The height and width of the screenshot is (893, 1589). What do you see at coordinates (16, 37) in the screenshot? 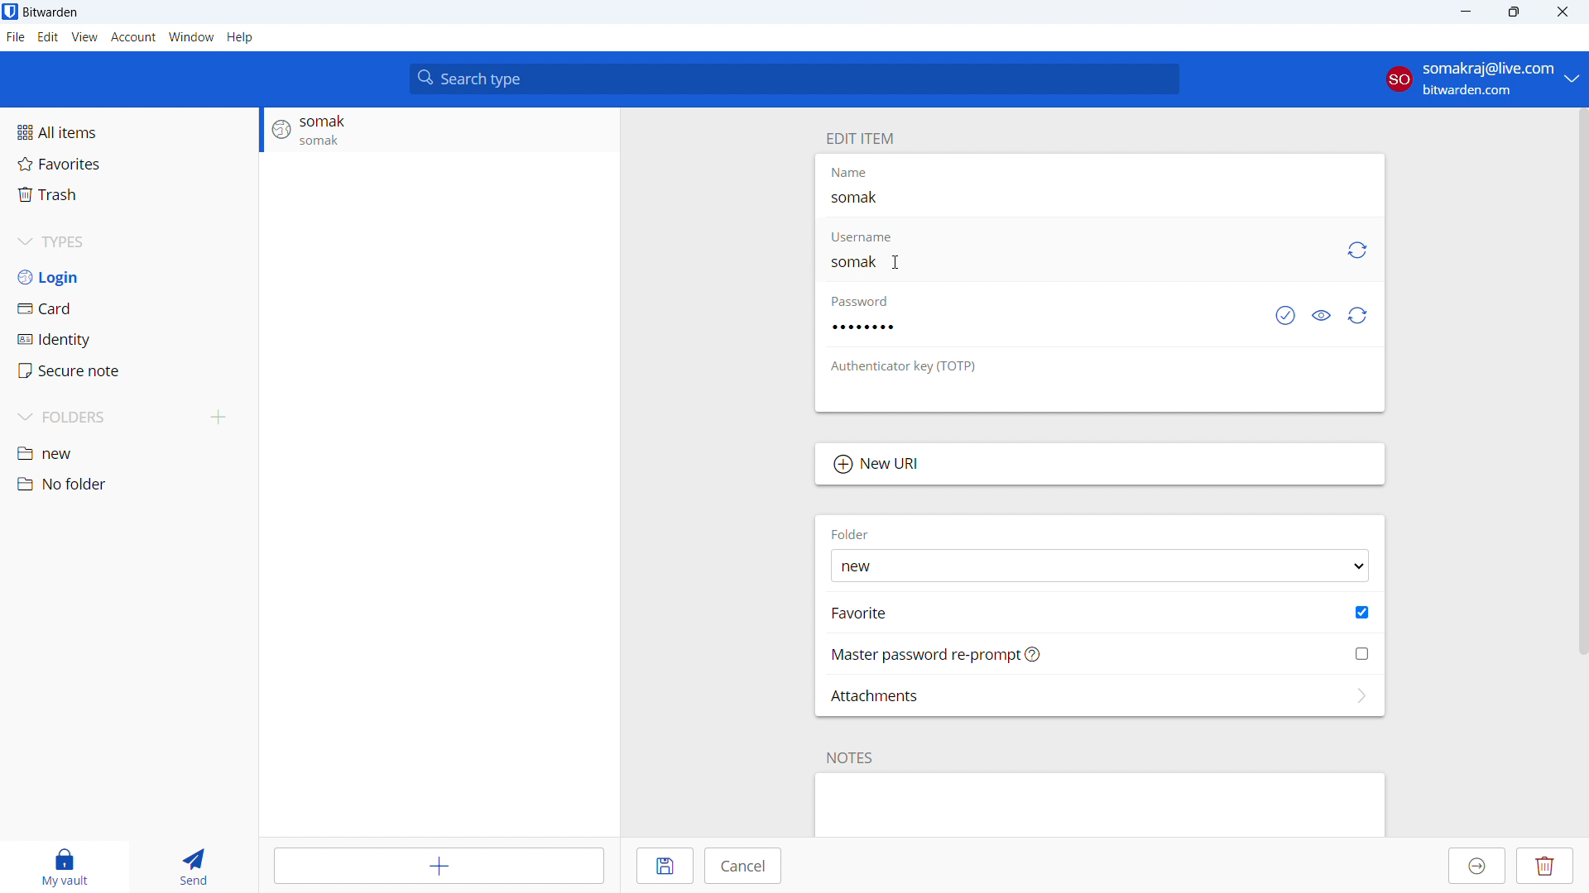
I see `file` at bounding box center [16, 37].